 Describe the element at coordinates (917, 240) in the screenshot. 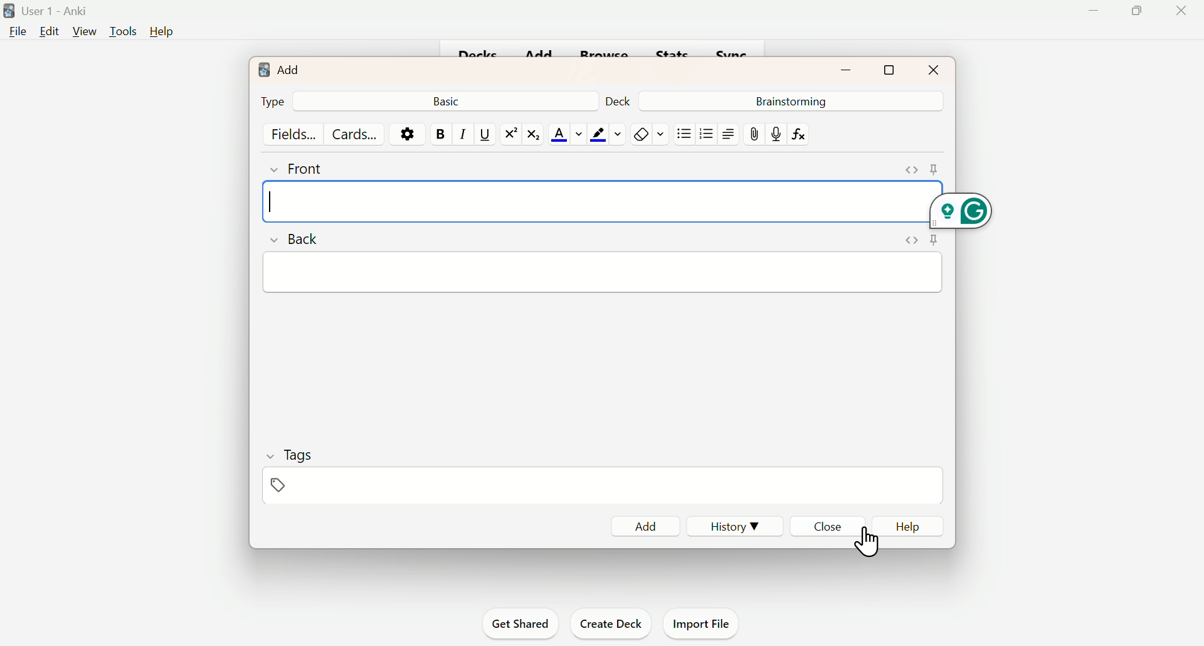

I see `Pins` at that location.